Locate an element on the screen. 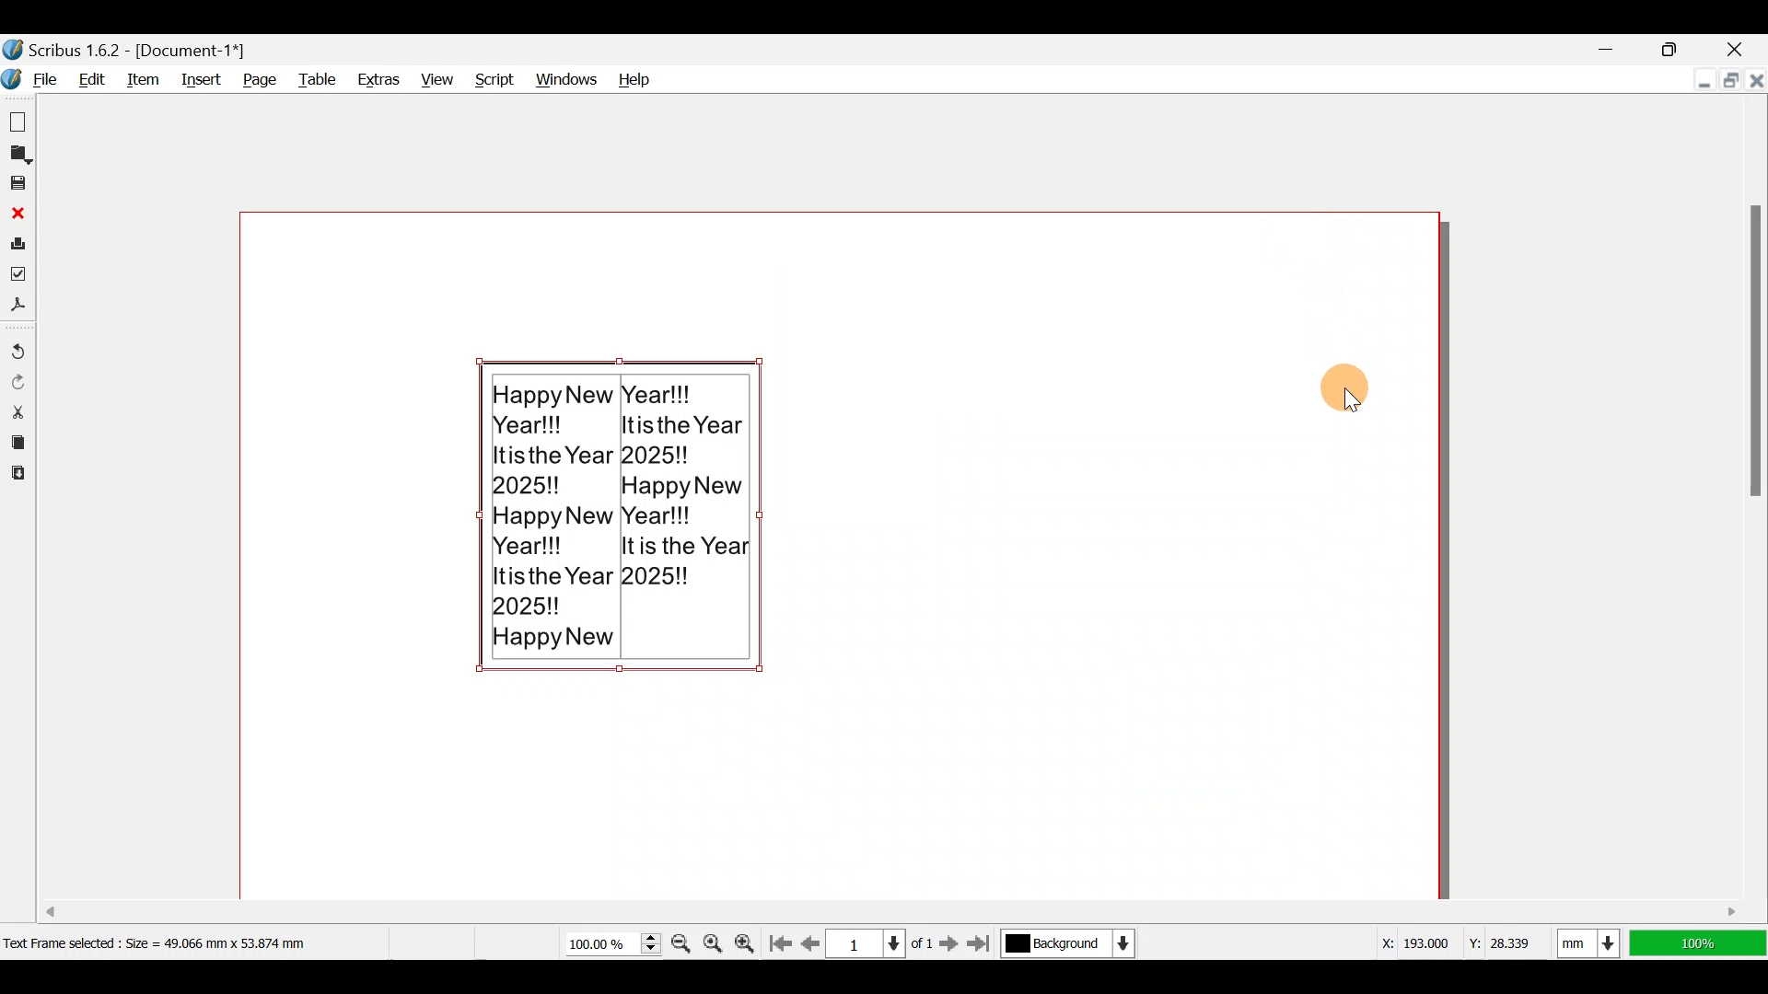 This screenshot has width=1768, height=994. Print is located at coordinates (18, 243).